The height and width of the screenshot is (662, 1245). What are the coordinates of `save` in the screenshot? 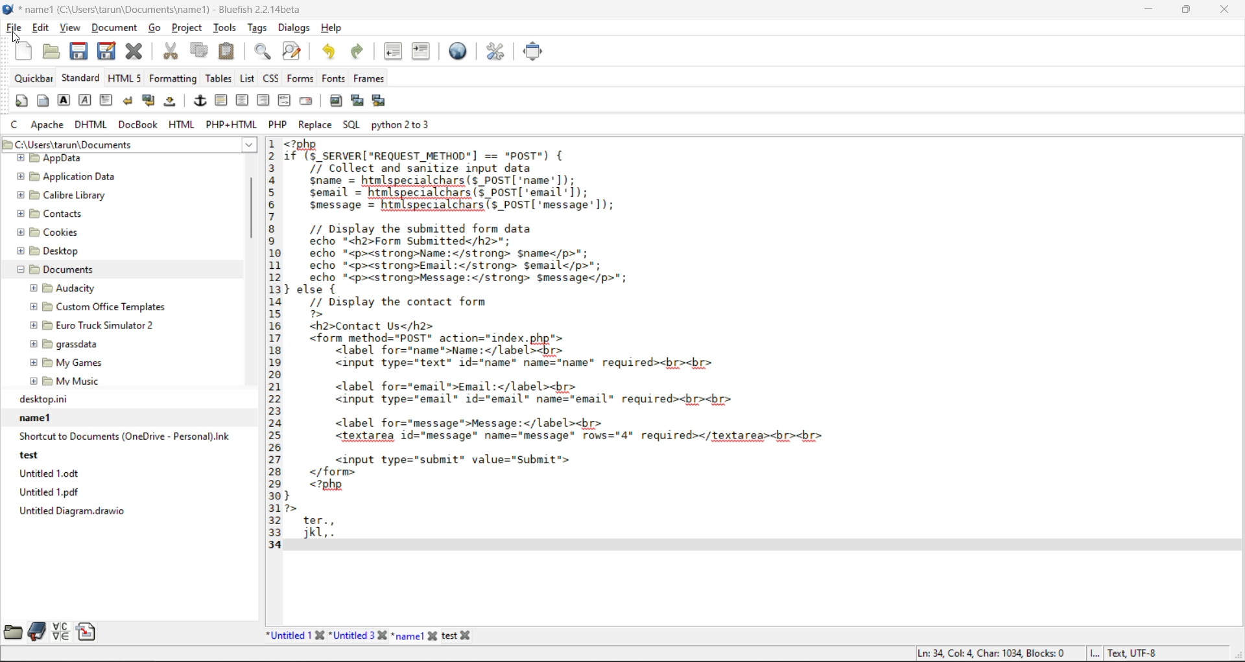 It's located at (80, 52).